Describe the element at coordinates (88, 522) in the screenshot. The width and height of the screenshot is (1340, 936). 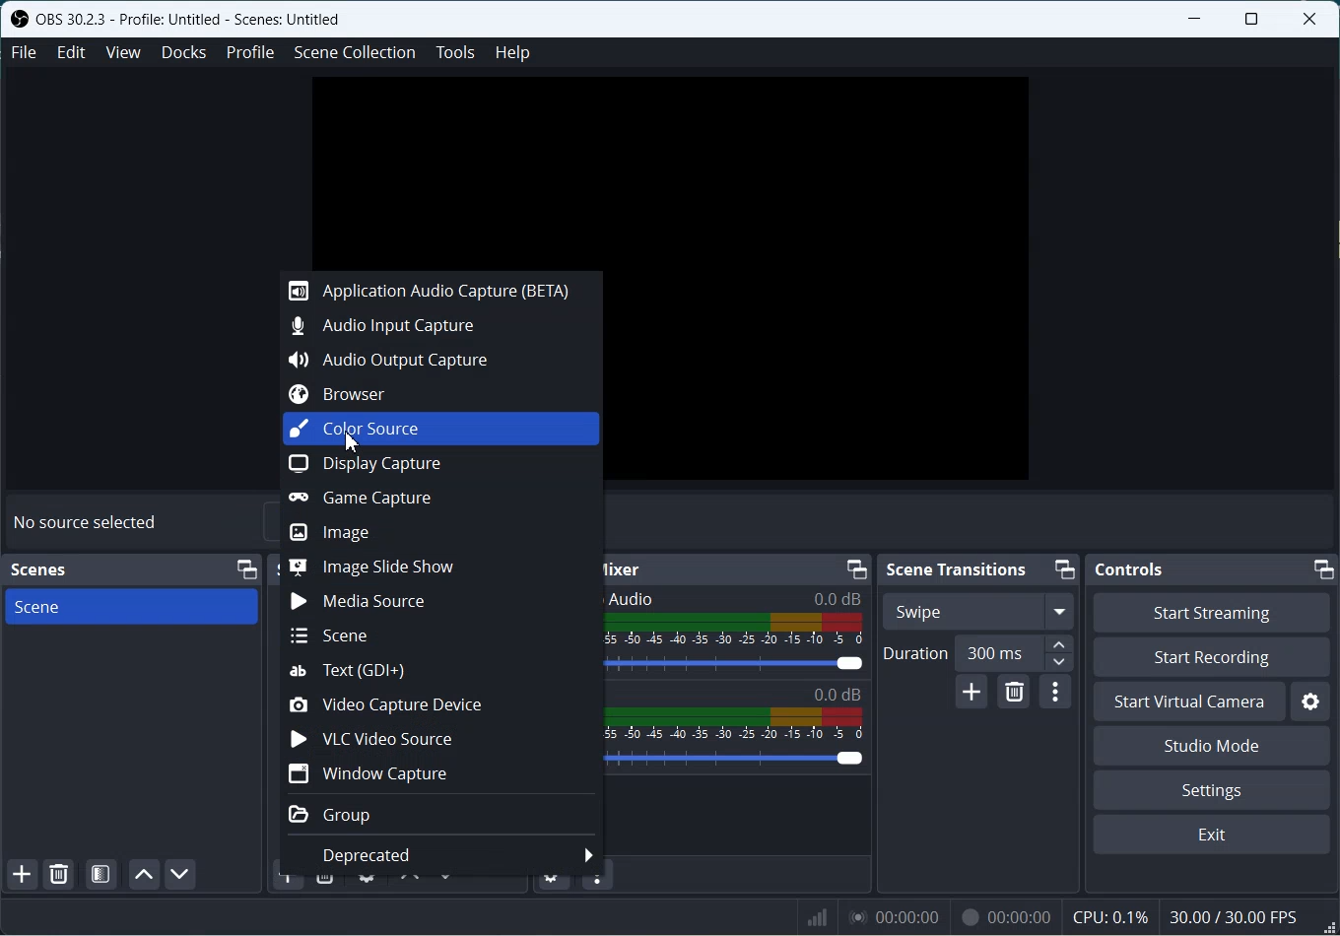
I see `No source selected` at that location.